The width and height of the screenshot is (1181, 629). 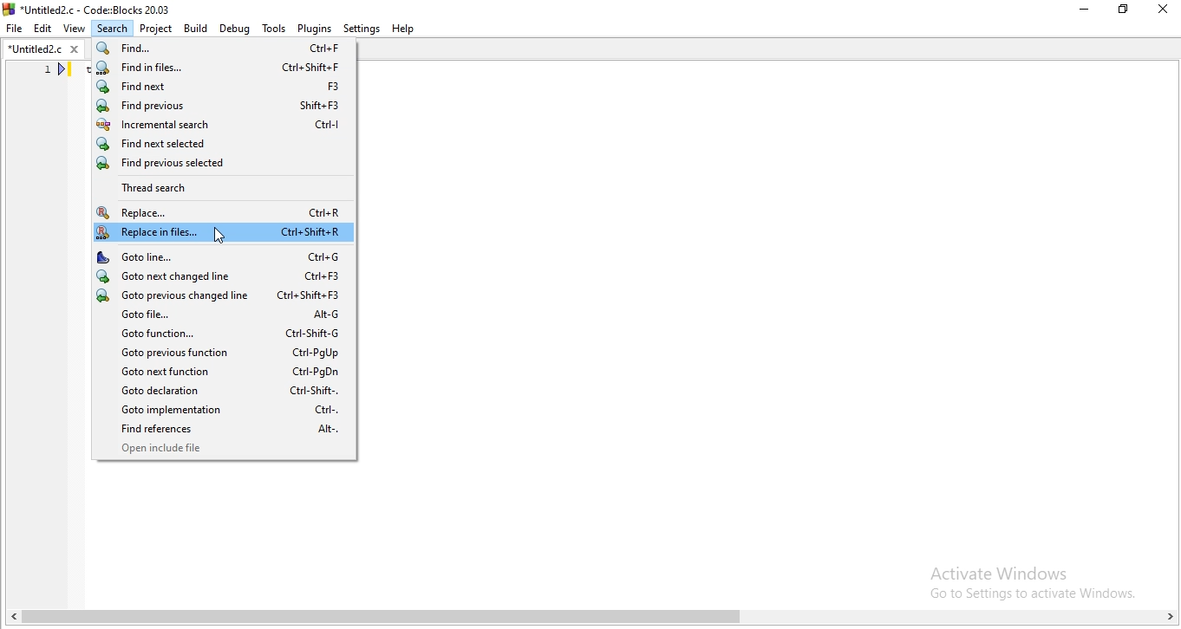 I want to click on Replace in files.., so click(x=221, y=234).